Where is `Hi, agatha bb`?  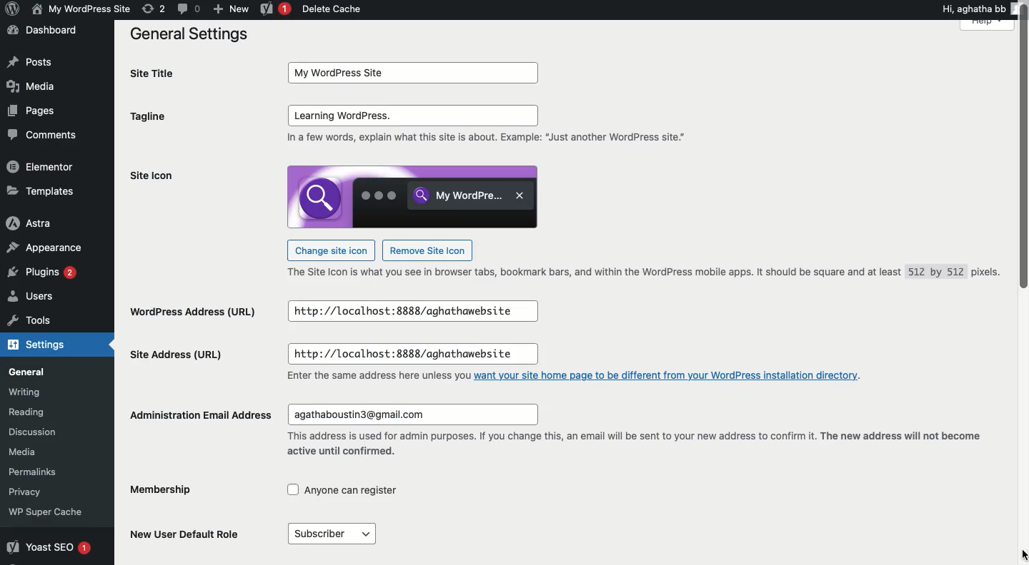 Hi, agatha bb is located at coordinates (972, 8).